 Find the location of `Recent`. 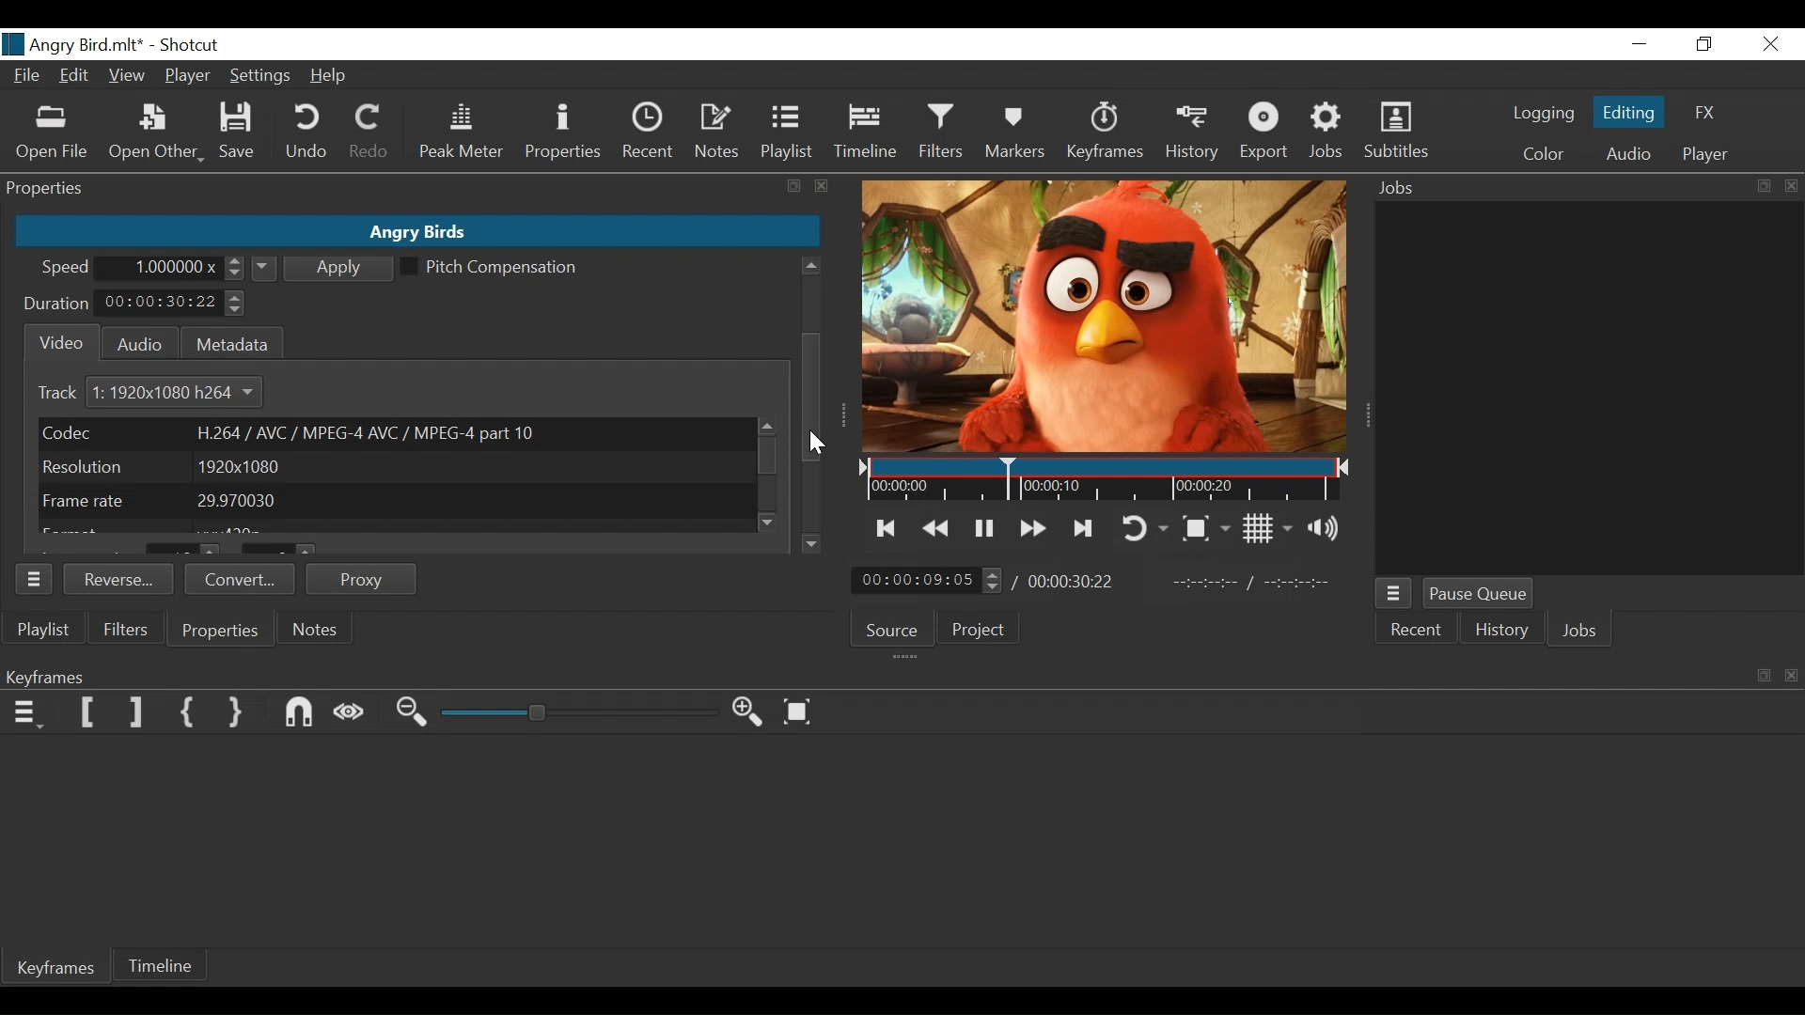

Recent is located at coordinates (646, 133).